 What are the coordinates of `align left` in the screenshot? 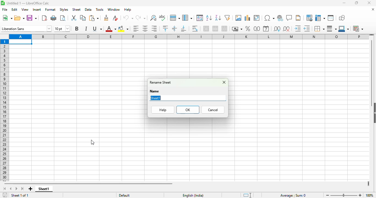 It's located at (136, 29).